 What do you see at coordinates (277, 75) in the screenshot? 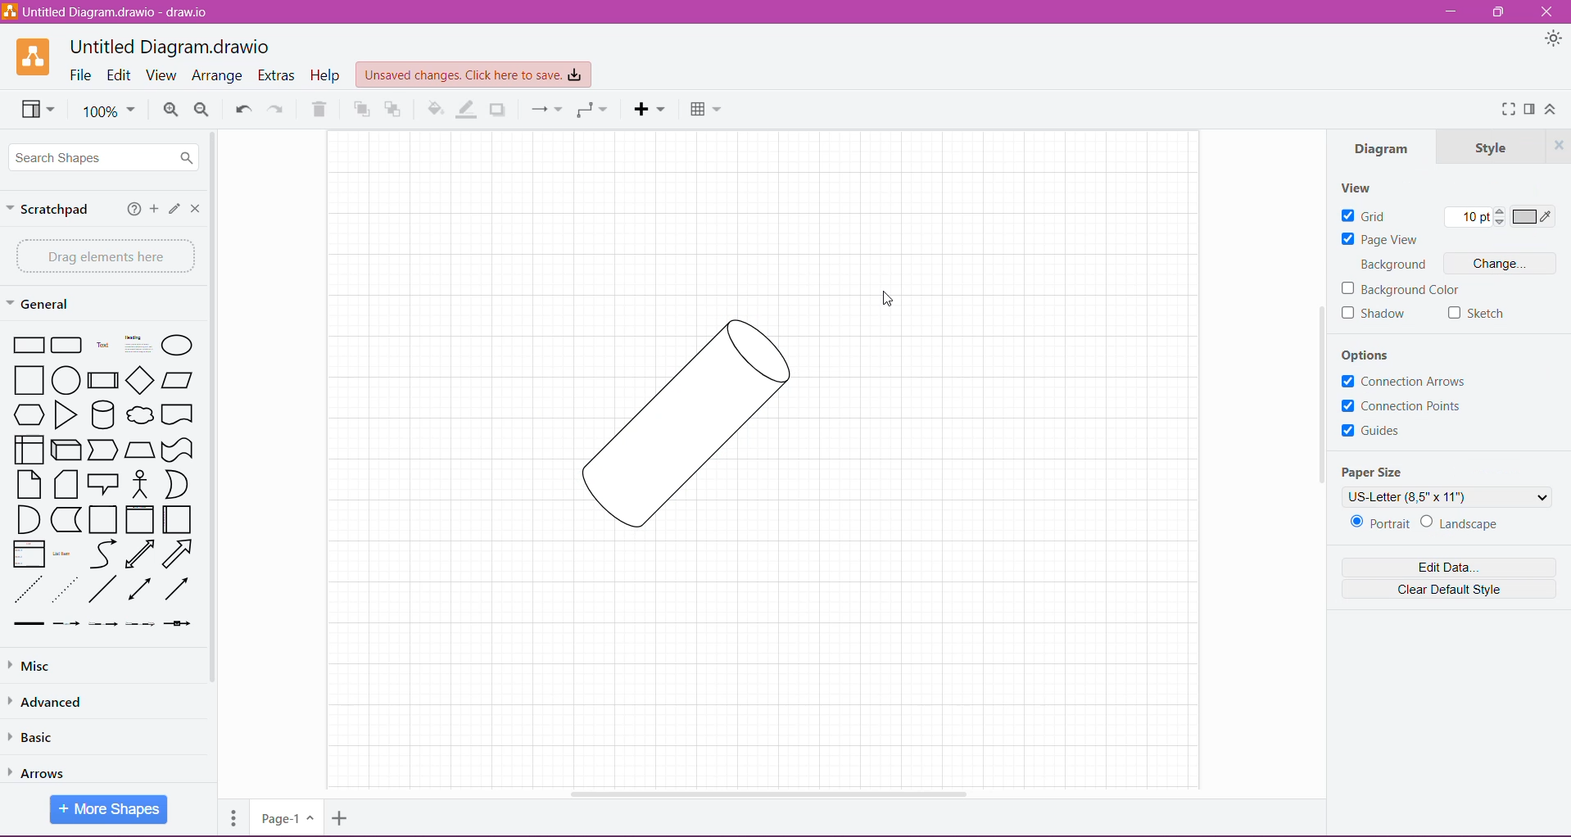
I see `Extras` at bounding box center [277, 75].